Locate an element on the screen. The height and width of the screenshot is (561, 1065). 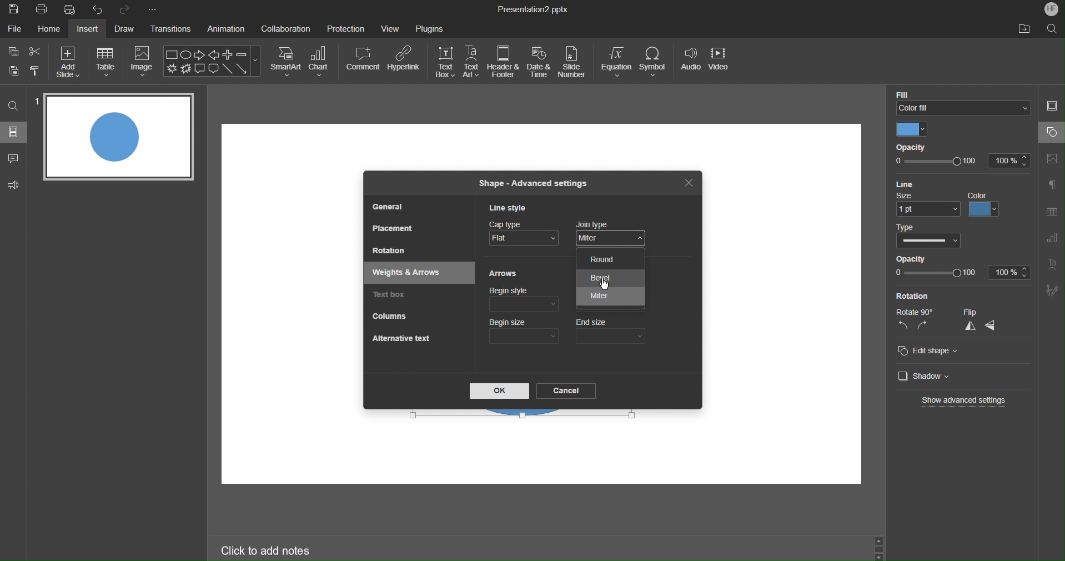
Slide Settings is located at coordinates (1052, 108).